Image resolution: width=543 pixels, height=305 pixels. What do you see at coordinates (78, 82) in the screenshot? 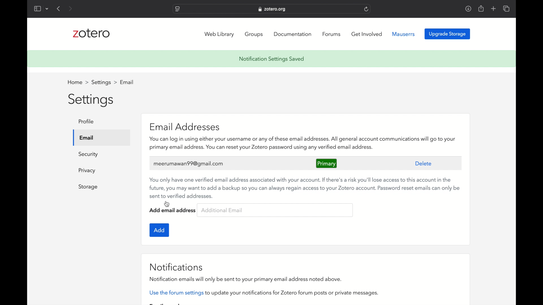
I see `home` at bounding box center [78, 82].